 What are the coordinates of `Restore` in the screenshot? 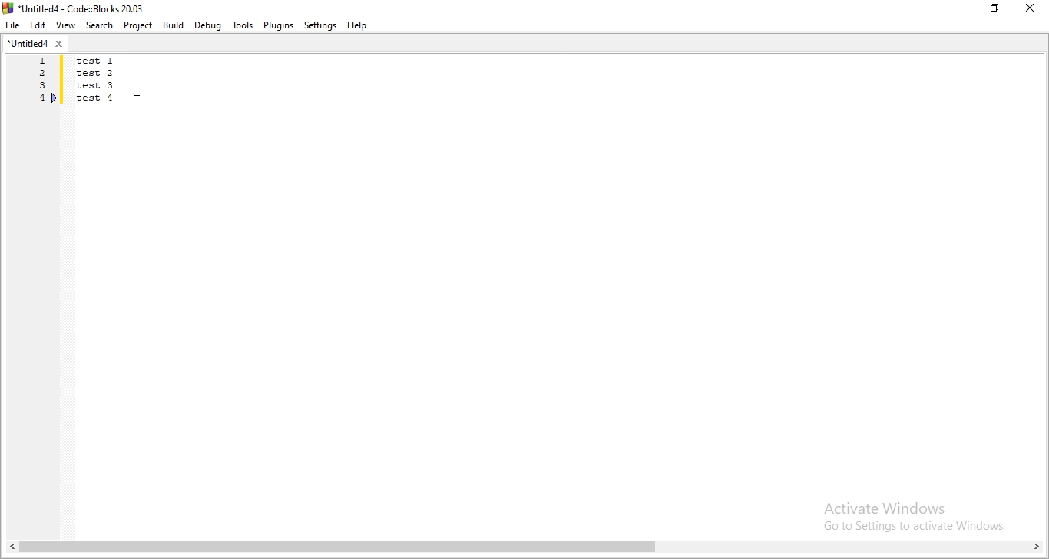 It's located at (996, 11).